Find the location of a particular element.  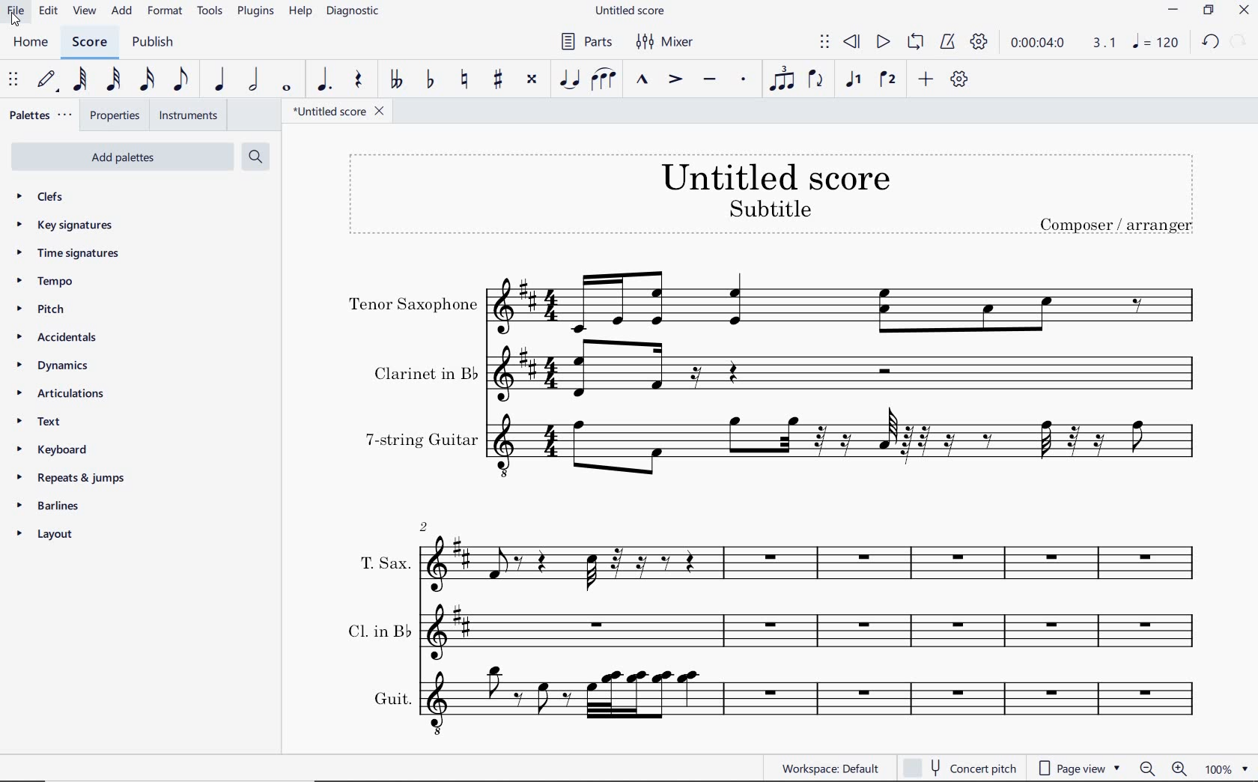

UNDO is located at coordinates (1211, 43).